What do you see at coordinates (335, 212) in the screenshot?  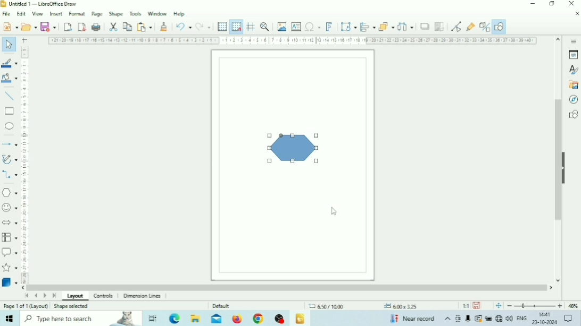 I see `Cursor` at bounding box center [335, 212].